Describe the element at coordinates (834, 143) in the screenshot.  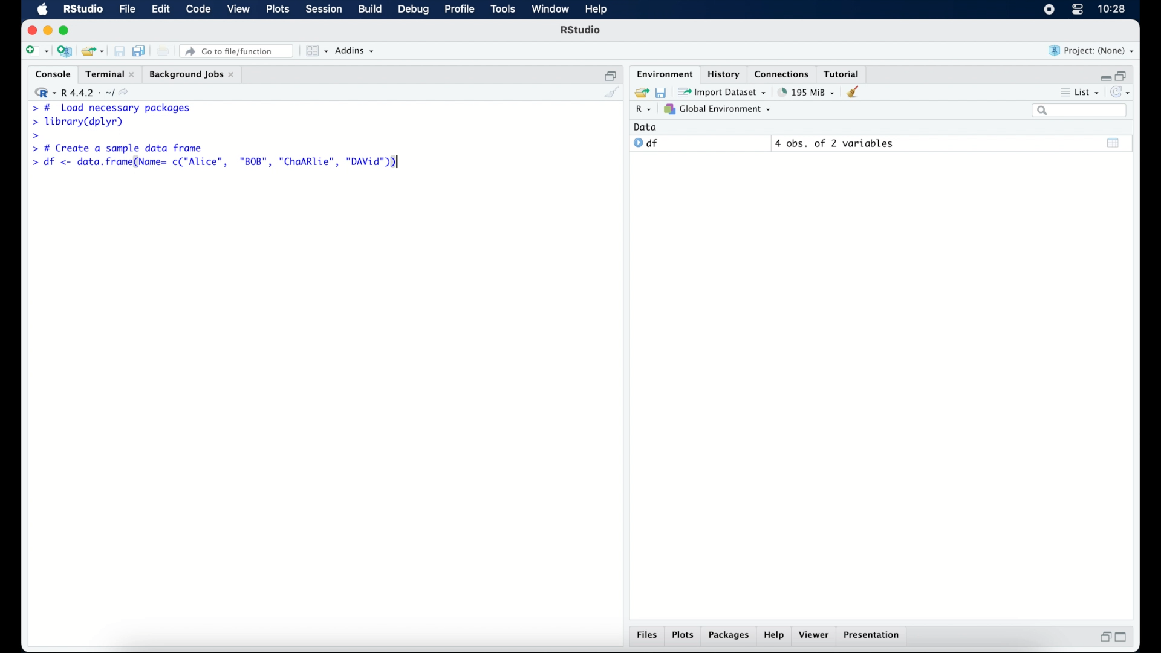
I see `4 obs, of 2 variables` at that location.